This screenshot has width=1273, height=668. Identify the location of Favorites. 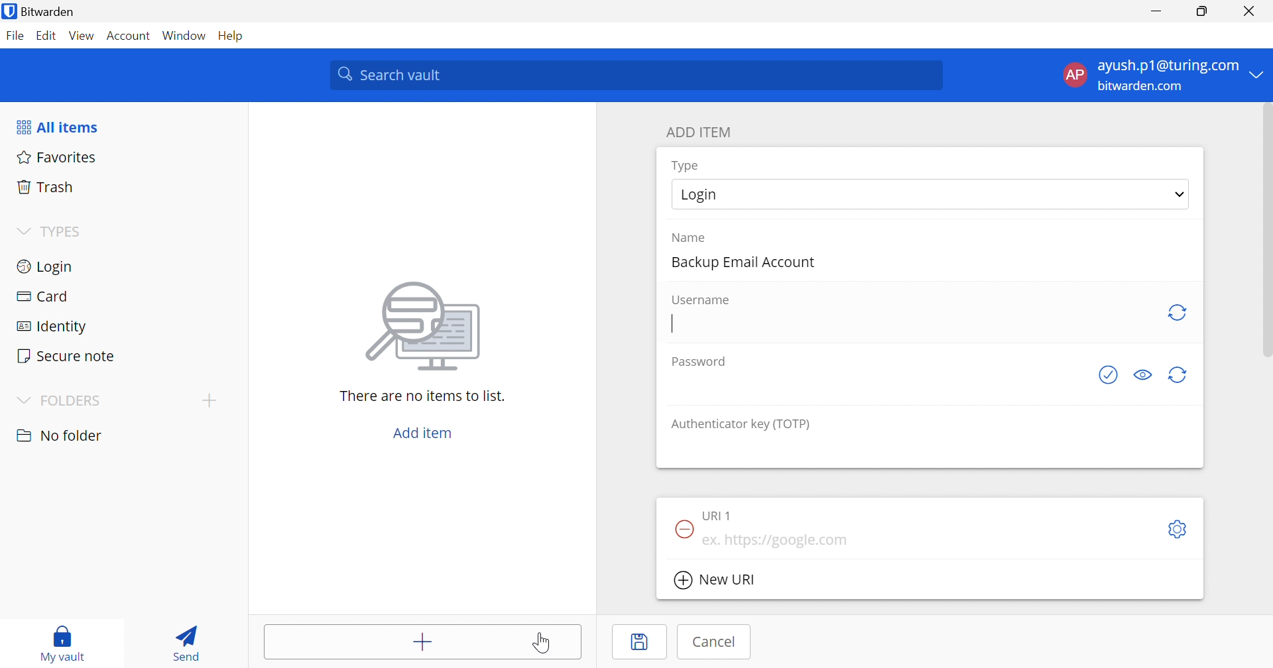
(58, 156).